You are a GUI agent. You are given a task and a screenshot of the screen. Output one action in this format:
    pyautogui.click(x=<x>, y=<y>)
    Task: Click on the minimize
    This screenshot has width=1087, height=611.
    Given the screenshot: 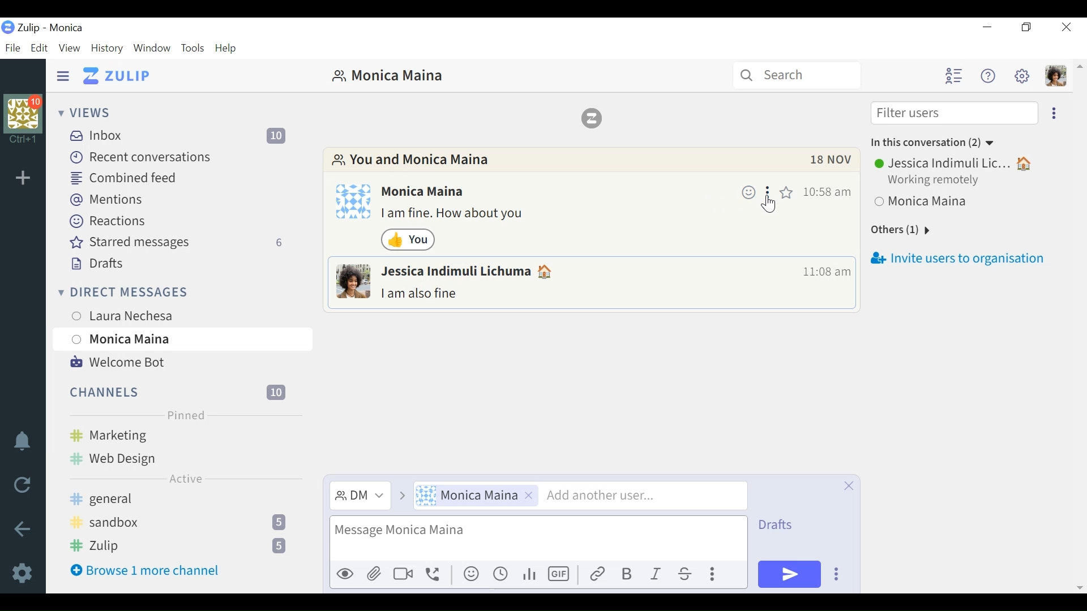 What is the action you would take?
    pyautogui.click(x=989, y=28)
    